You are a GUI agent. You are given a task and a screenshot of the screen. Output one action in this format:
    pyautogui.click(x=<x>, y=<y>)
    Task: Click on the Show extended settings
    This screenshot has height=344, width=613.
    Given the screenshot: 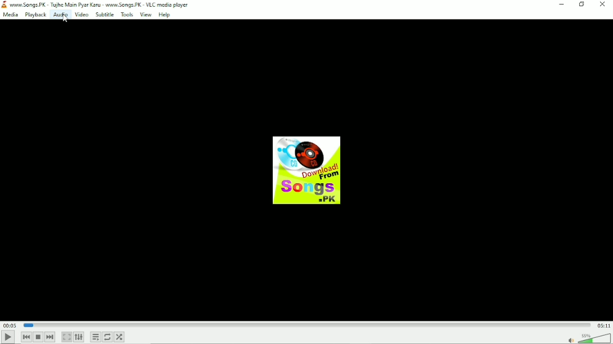 What is the action you would take?
    pyautogui.click(x=80, y=337)
    